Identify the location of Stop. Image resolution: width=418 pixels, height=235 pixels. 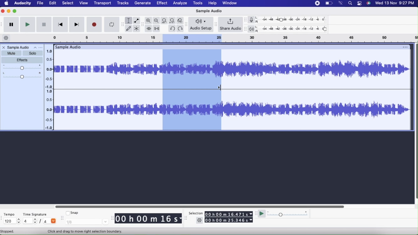
(44, 25).